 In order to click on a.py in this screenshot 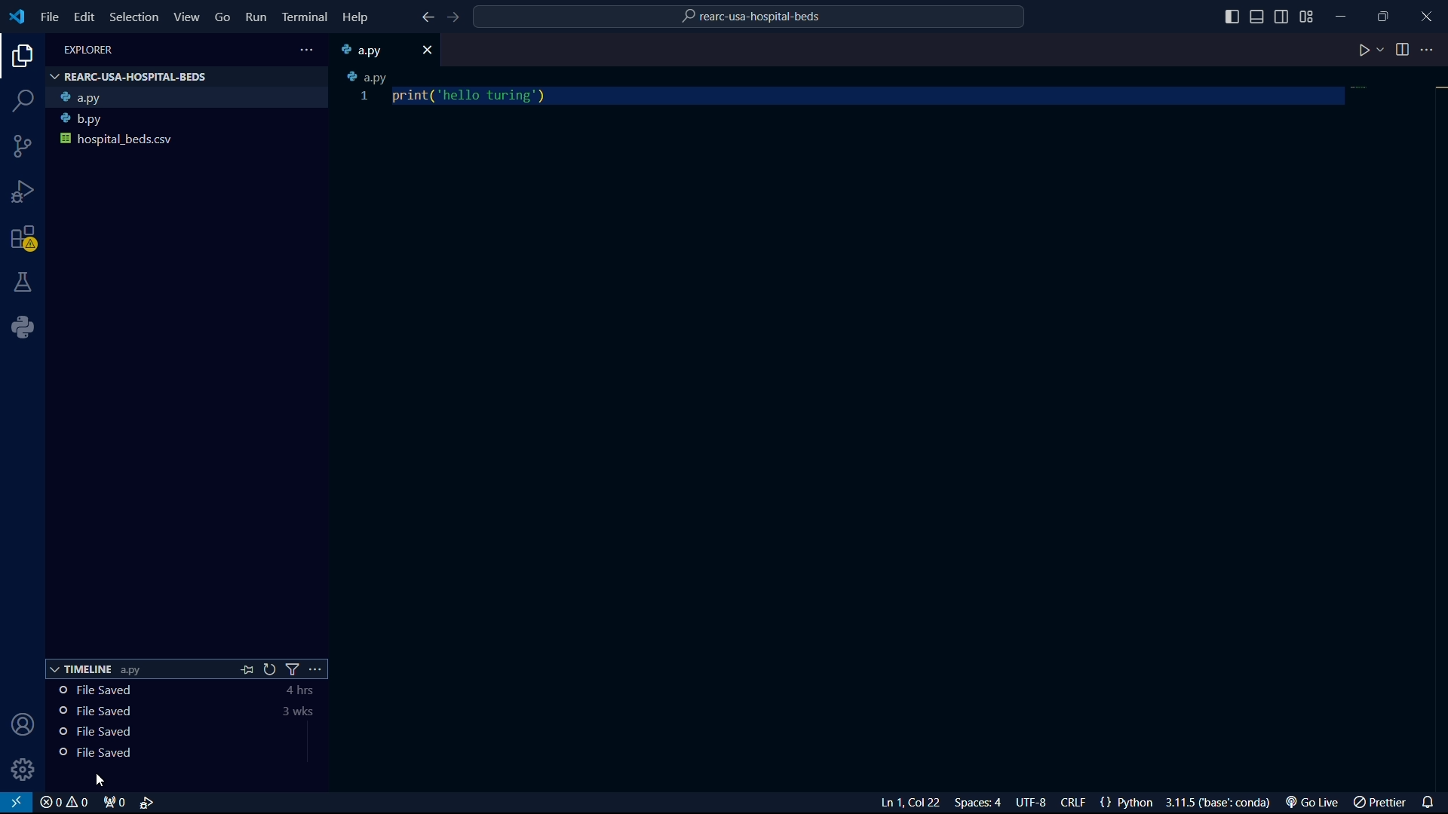, I will do `click(369, 77)`.